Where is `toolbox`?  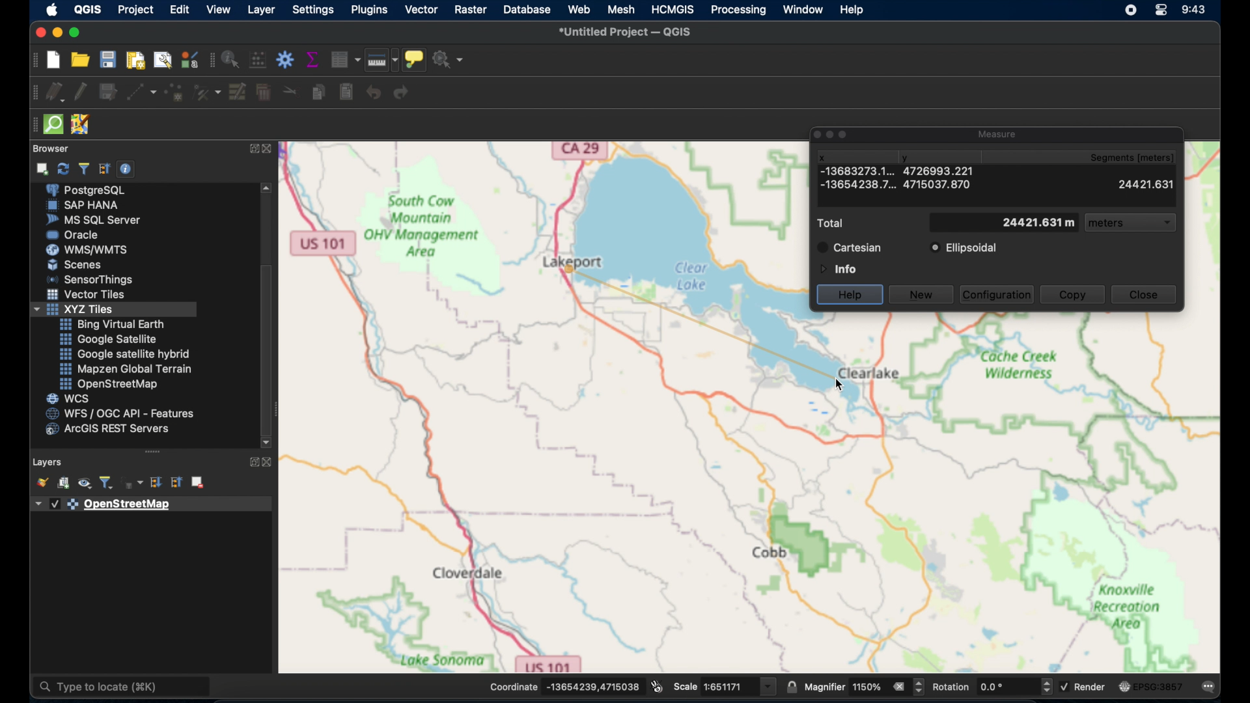
toolbox is located at coordinates (285, 59).